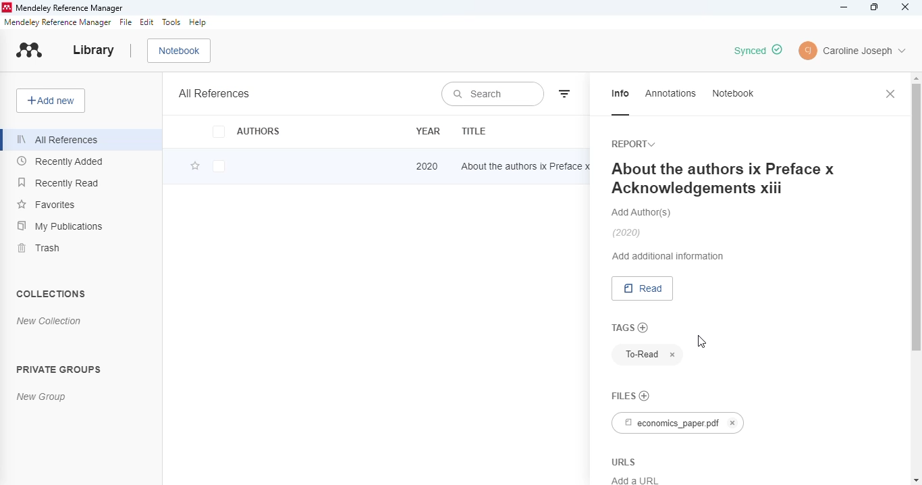 The height and width of the screenshot is (485, 922). What do you see at coordinates (566, 92) in the screenshot?
I see `filter by` at bounding box center [566, 92].